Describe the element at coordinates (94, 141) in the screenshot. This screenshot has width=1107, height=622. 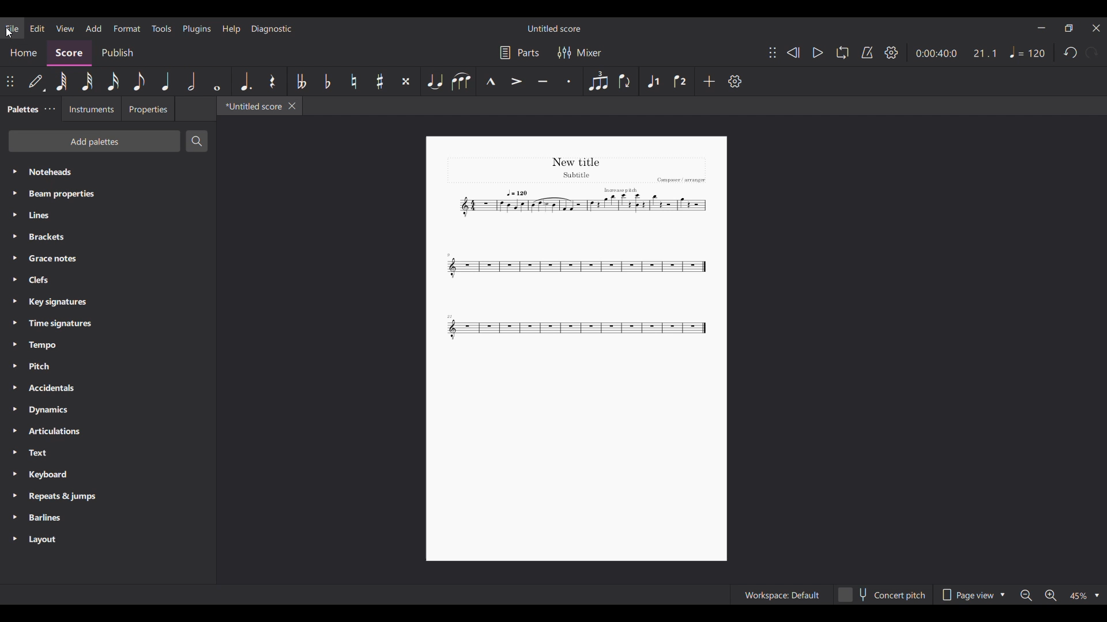
I see `Add palettes` at that location.